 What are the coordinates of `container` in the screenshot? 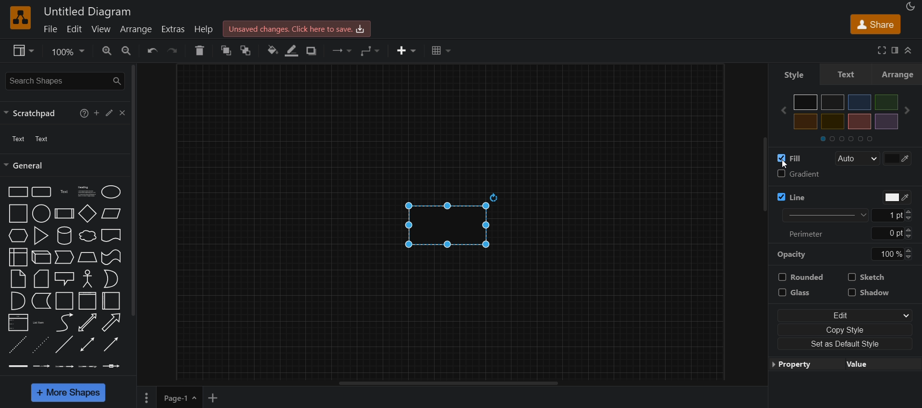 It's located at (64, 301).